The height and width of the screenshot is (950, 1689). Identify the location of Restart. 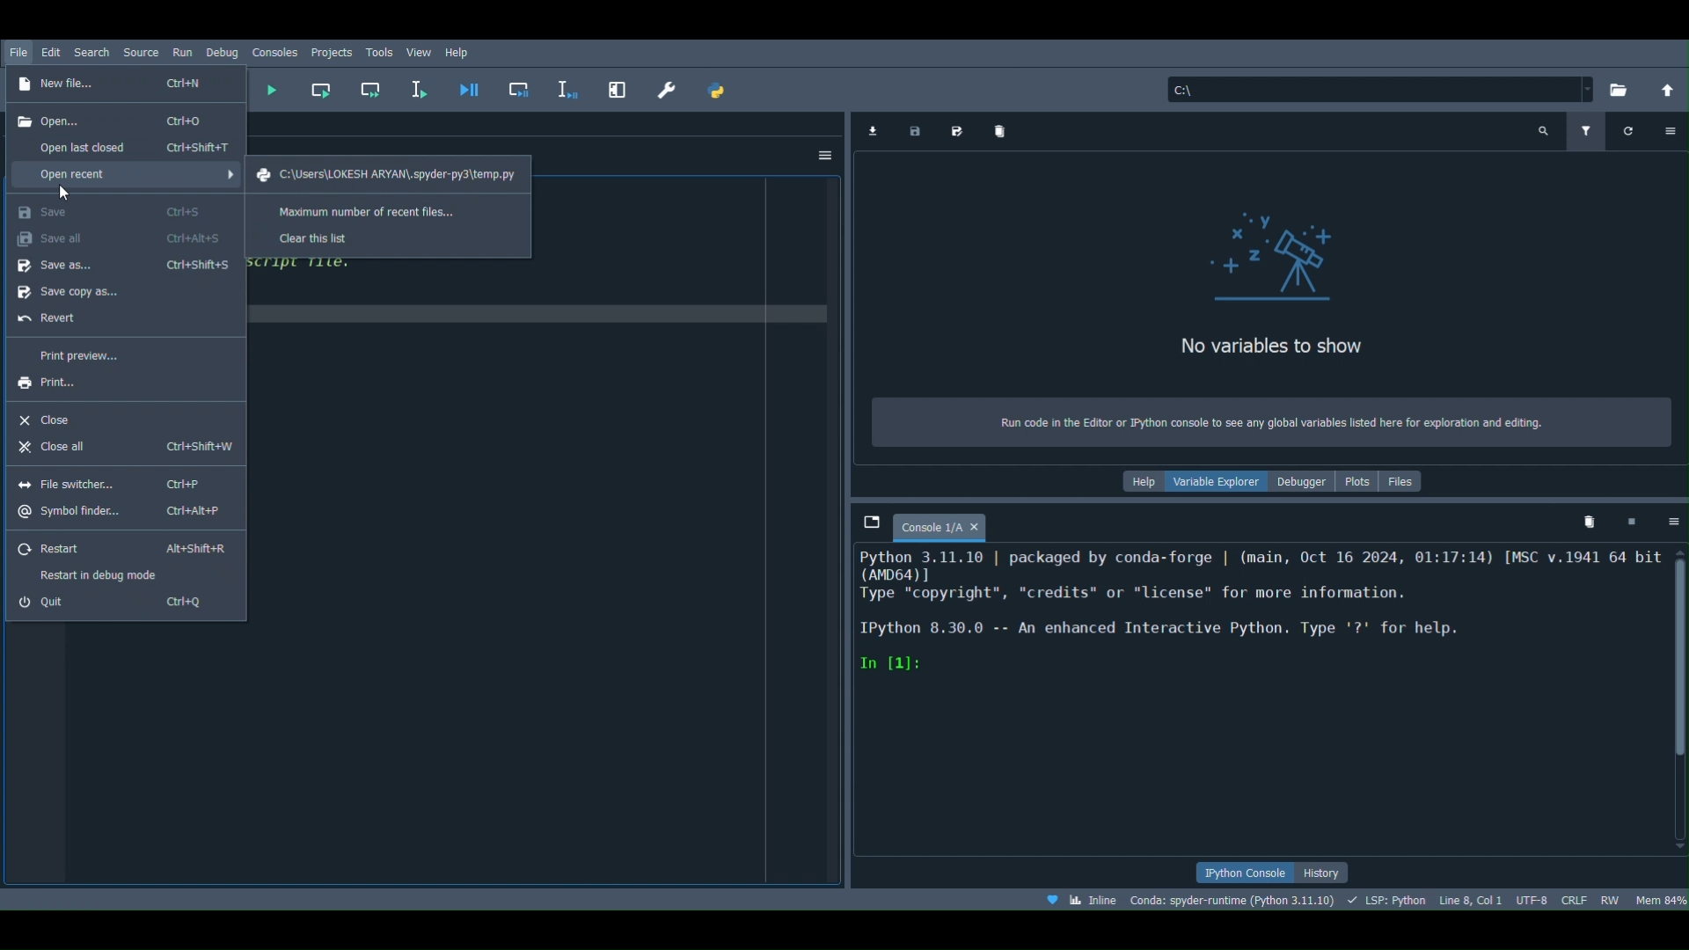
(122, 543).